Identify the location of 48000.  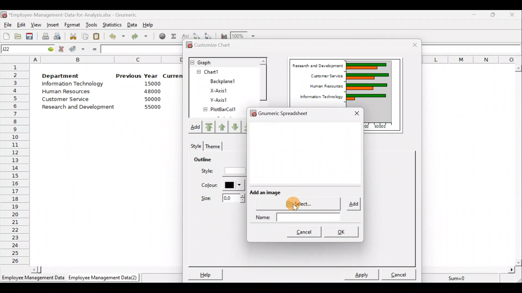
(152, 92).